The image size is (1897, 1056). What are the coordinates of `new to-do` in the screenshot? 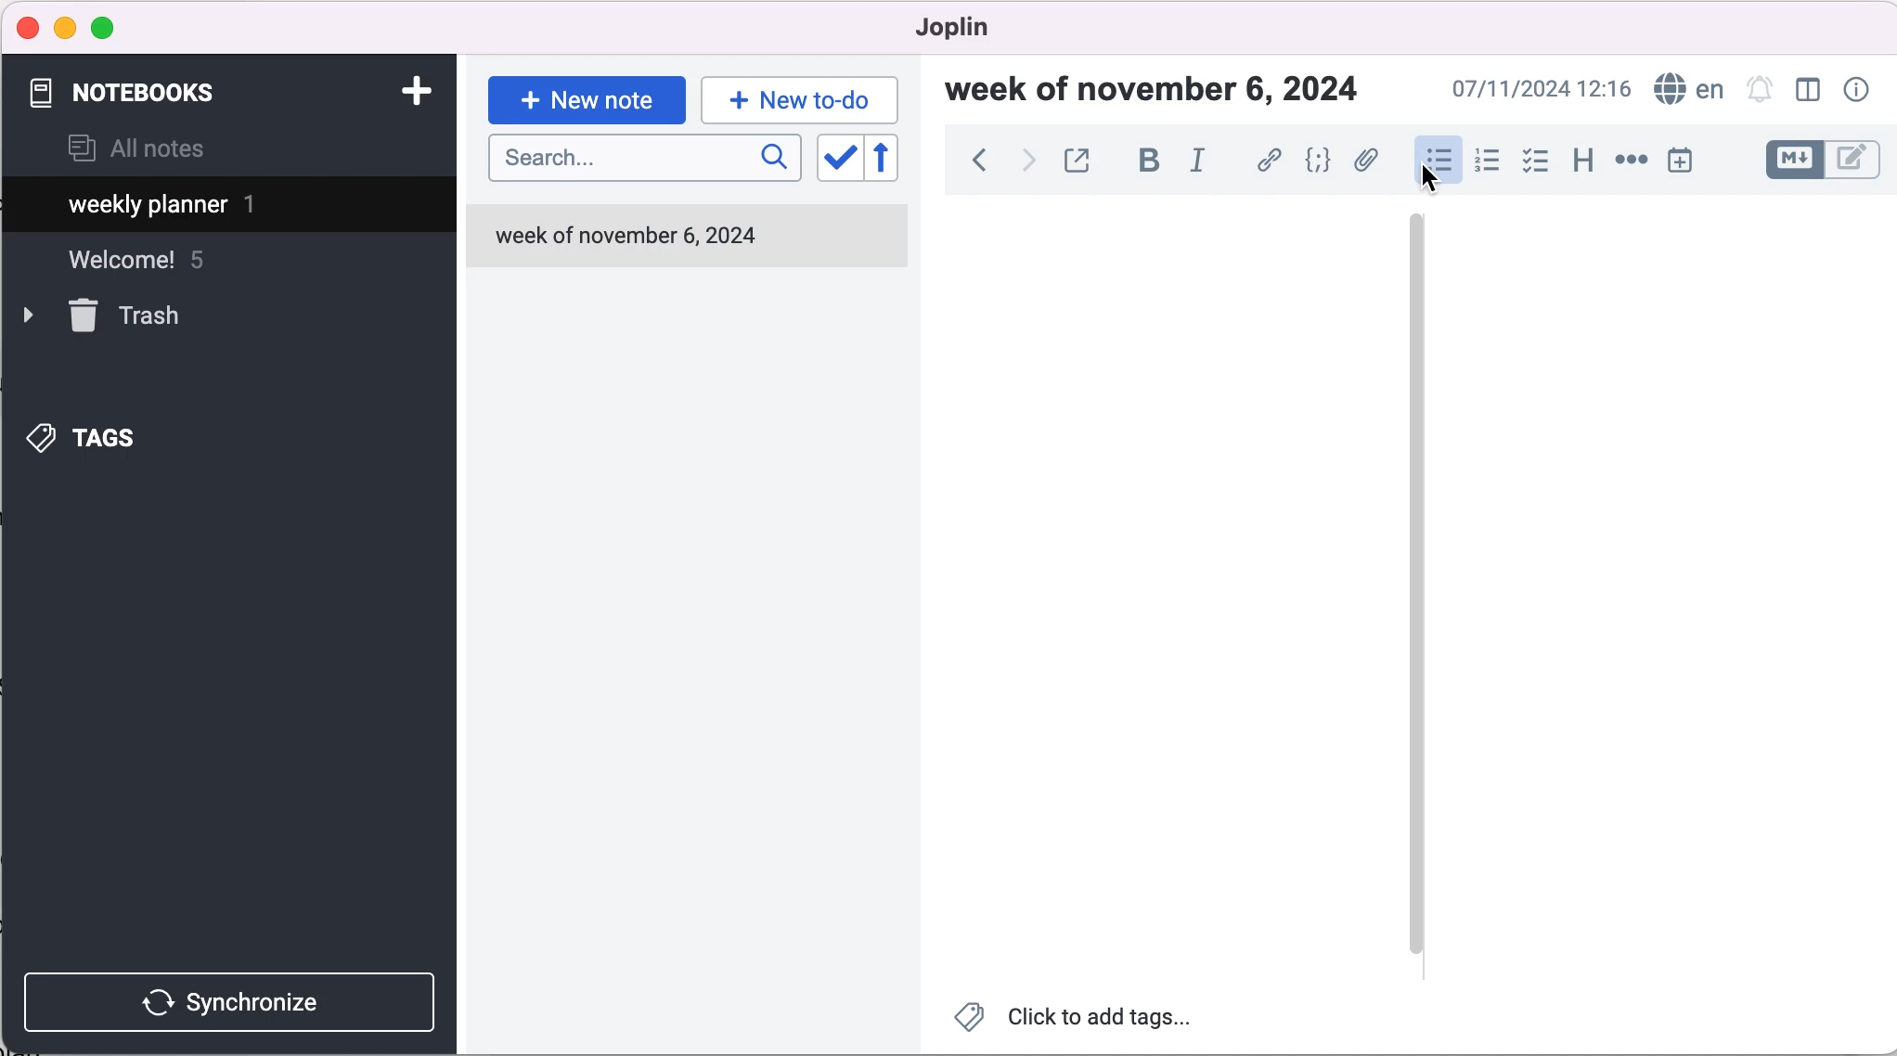 It's located at (796, 99).